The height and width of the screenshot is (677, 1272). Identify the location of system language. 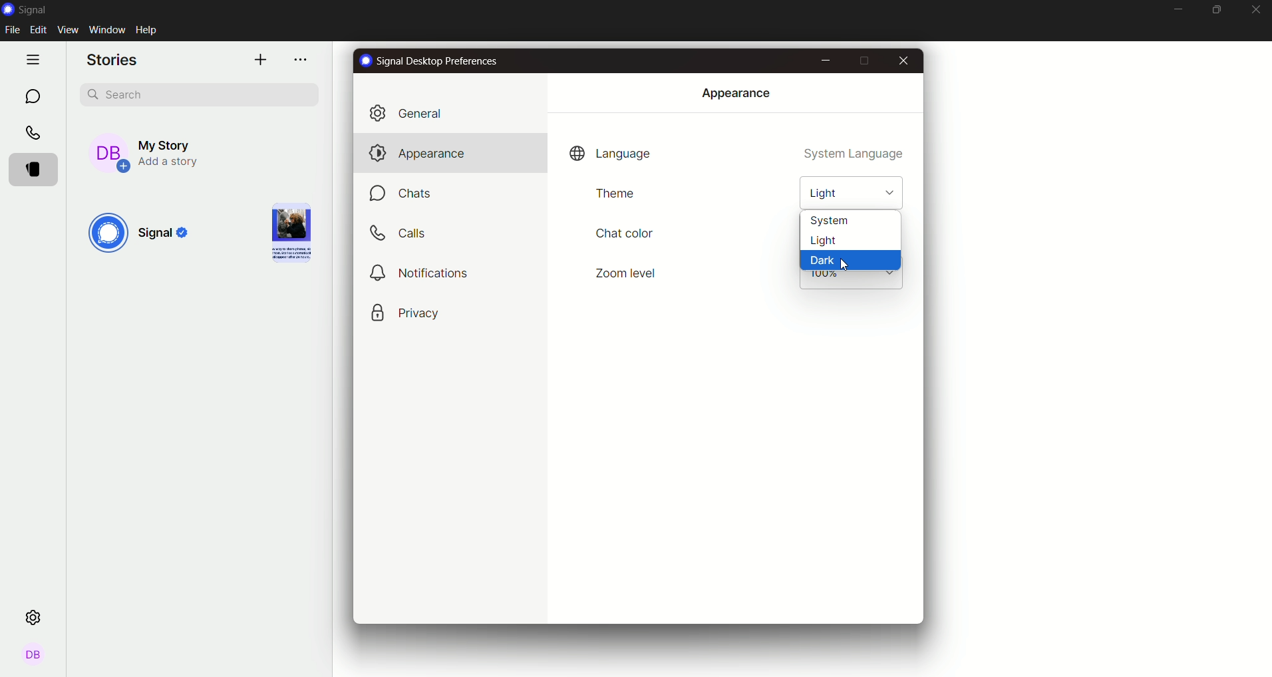
(856, 155).